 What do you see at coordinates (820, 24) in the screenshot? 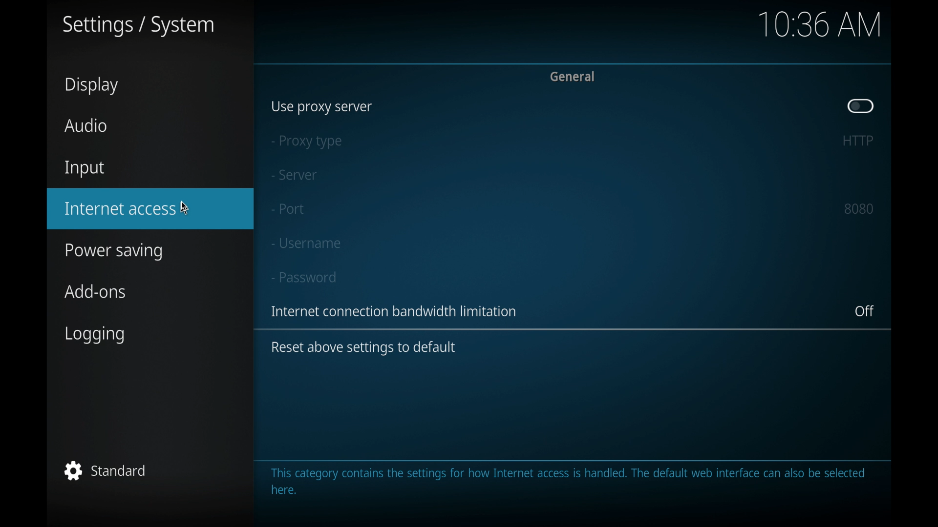
I see `10.36 am` at bounding box center [820, 24].